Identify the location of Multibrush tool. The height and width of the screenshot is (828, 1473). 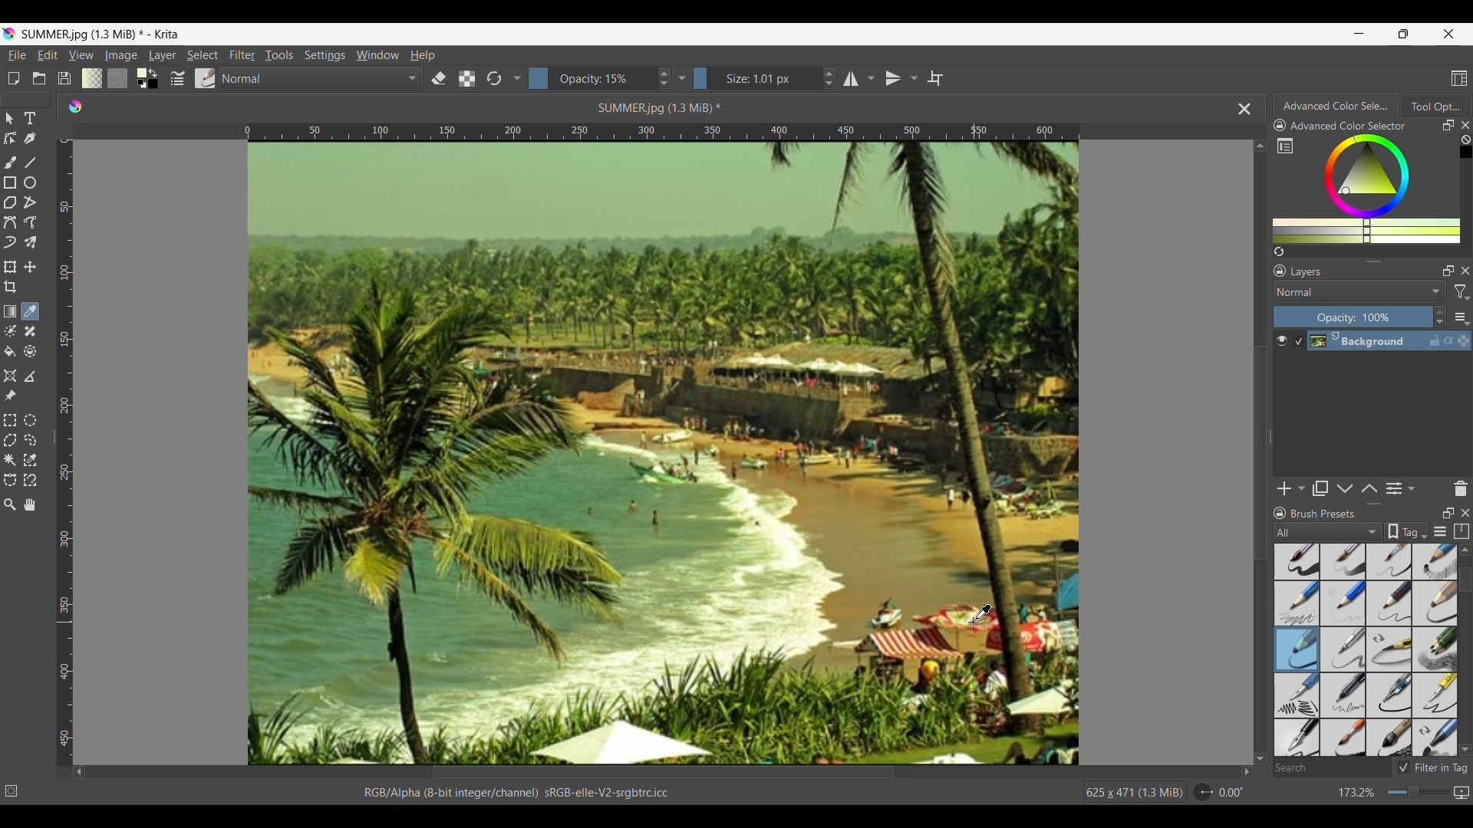
(30, 243).